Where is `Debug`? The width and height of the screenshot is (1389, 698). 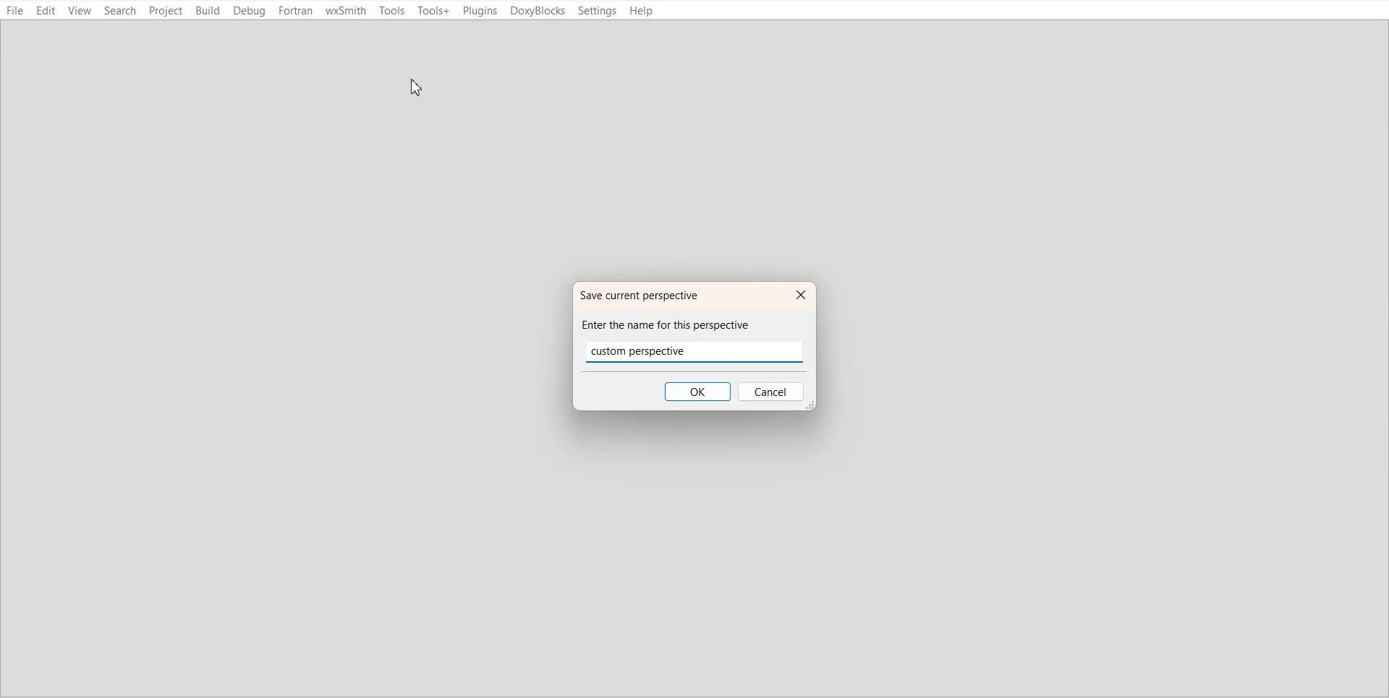
Debug is located at coordinates (250, 12).